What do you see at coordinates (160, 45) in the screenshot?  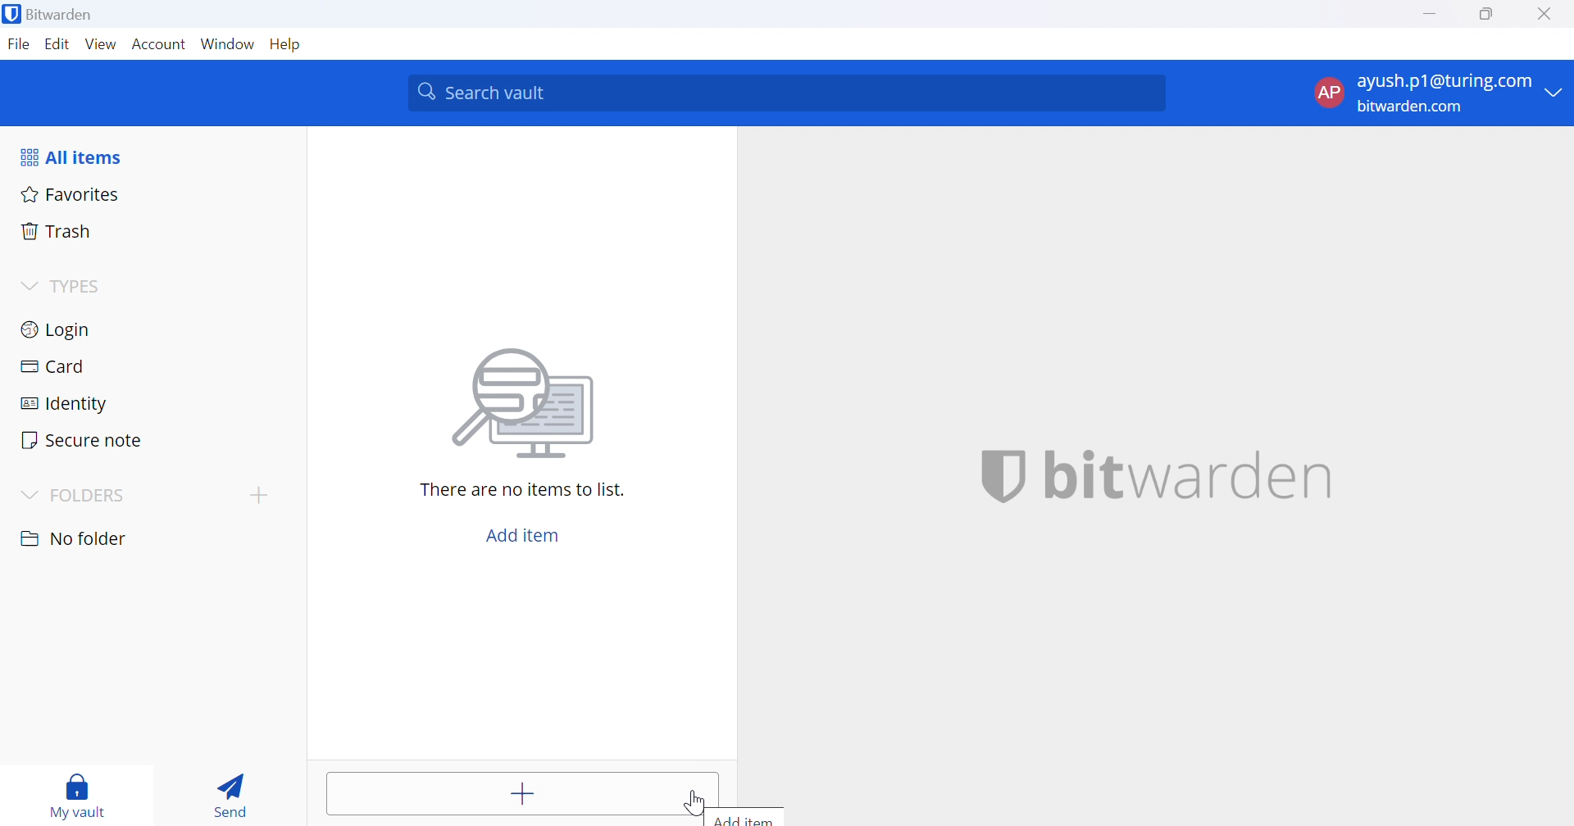 I see `Account` at bounding box center [160, 45].